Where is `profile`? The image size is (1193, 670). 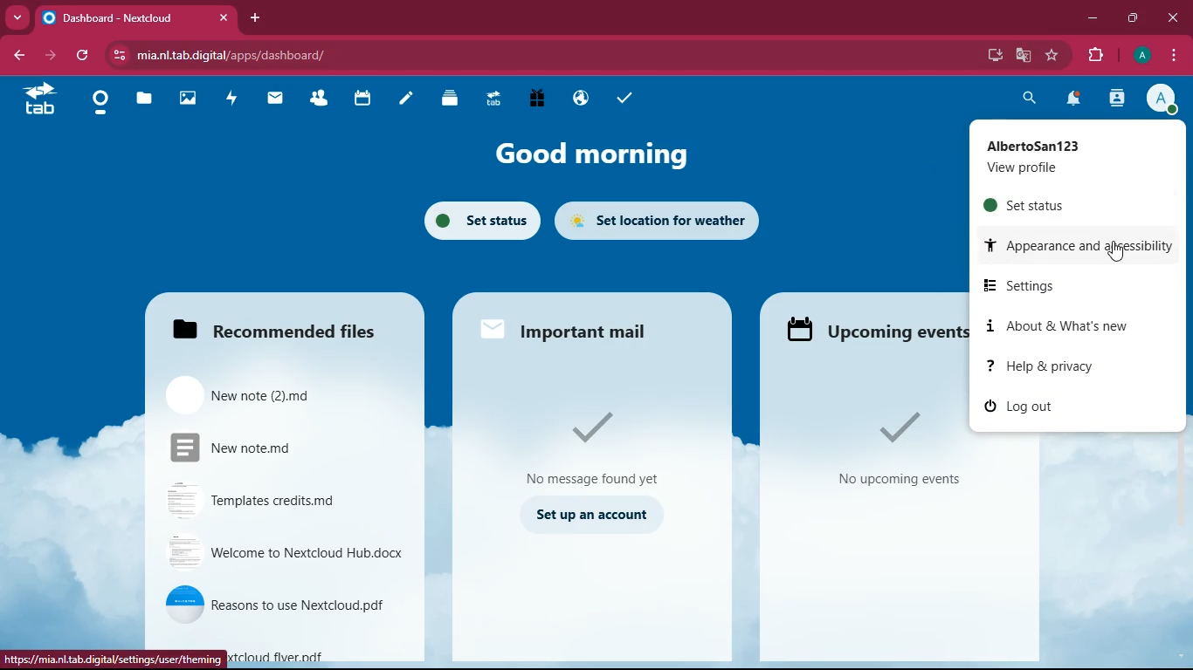
profile is located at coordinates (1066, 154).